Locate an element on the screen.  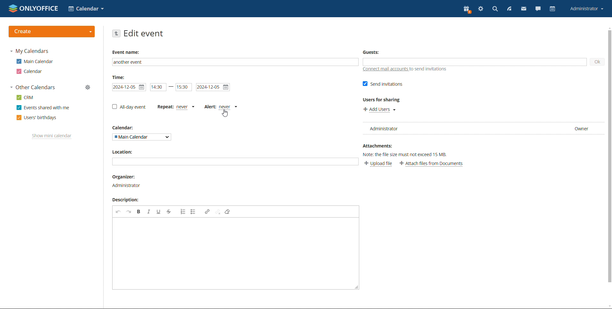
scrollbar is located at coordinates (610, 156).